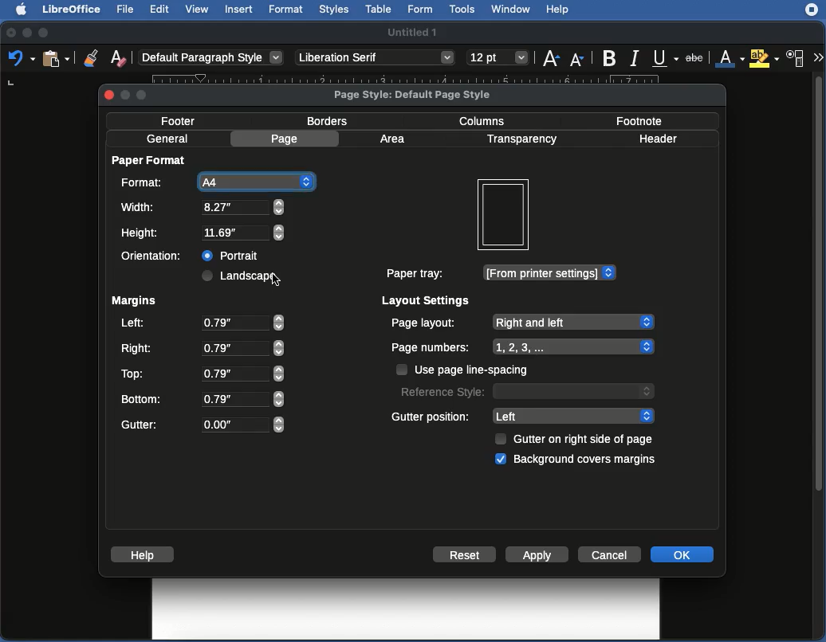 The width and height of the screenshot is (826, 642). I want to click on 0.79", so click(242, 323).